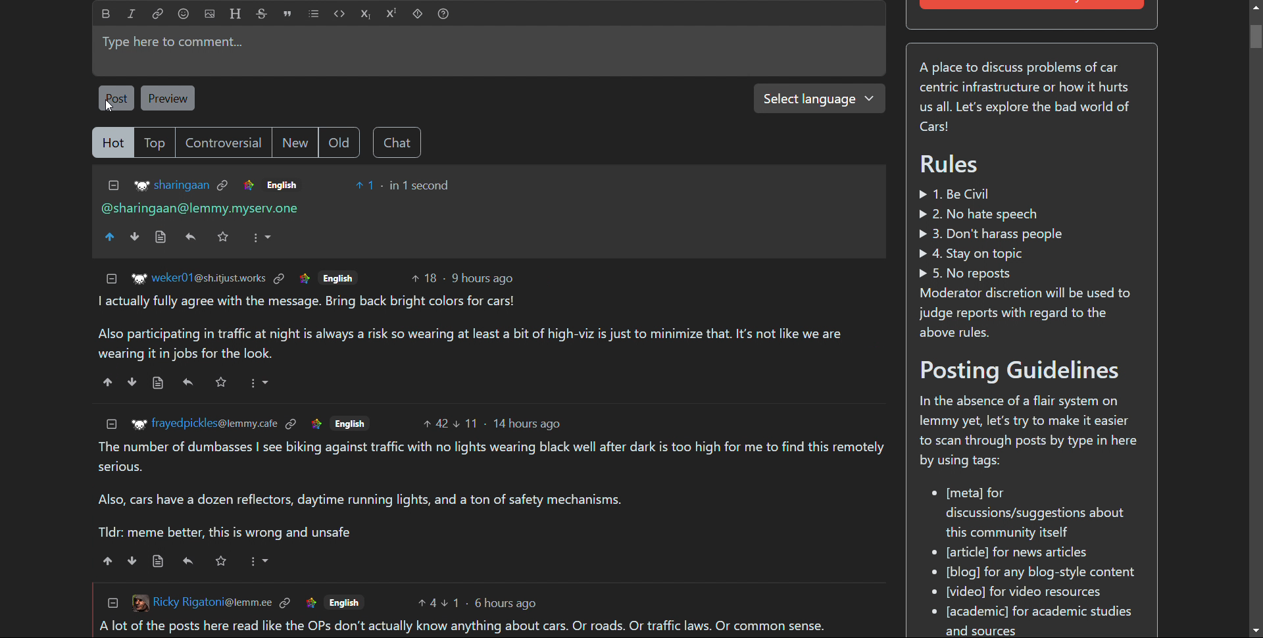 The height and width of the screenshot is (638, 1263). I want to click on Link, so click(224, 184).